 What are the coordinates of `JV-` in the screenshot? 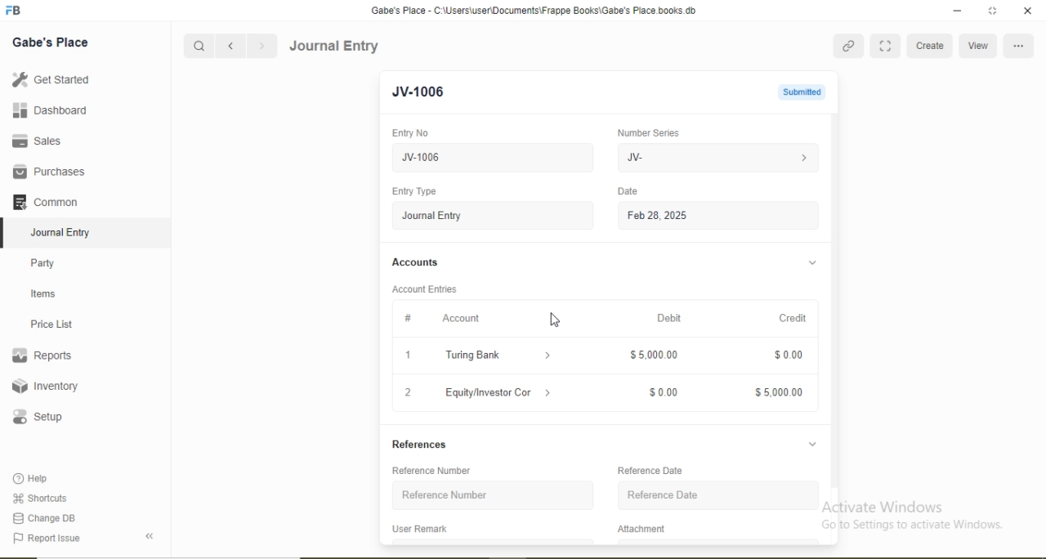 It's located at (635, 158).